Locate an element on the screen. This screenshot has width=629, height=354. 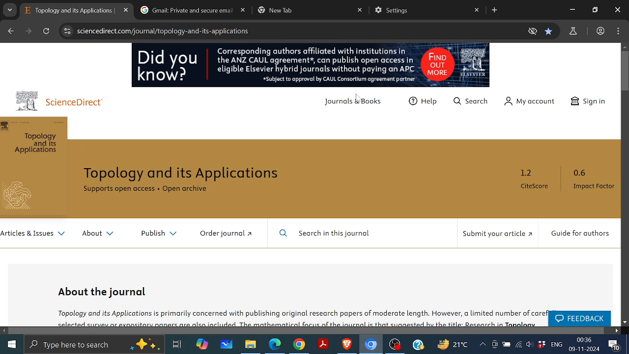
‘Submit your article is located at coordinates (496, 234).